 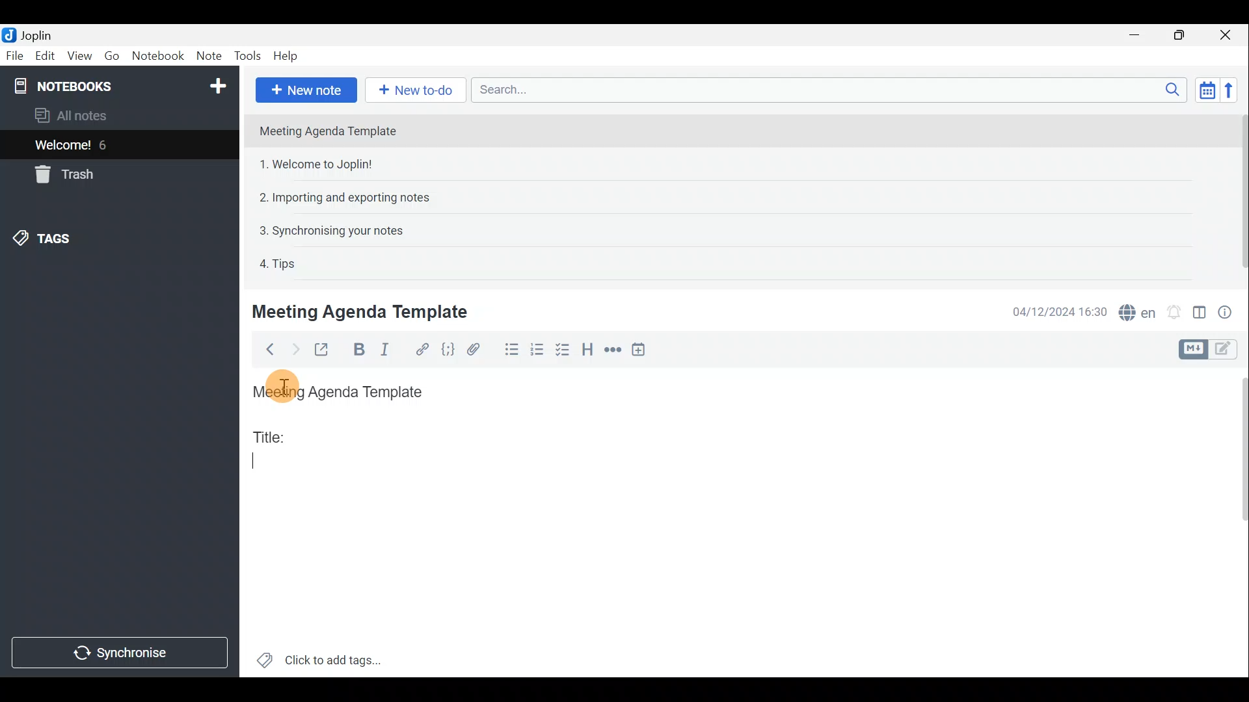 What do you see at coordinates (278, 263) in the screenshot?
I see `4. Tips` at bounding box center [278, 263].